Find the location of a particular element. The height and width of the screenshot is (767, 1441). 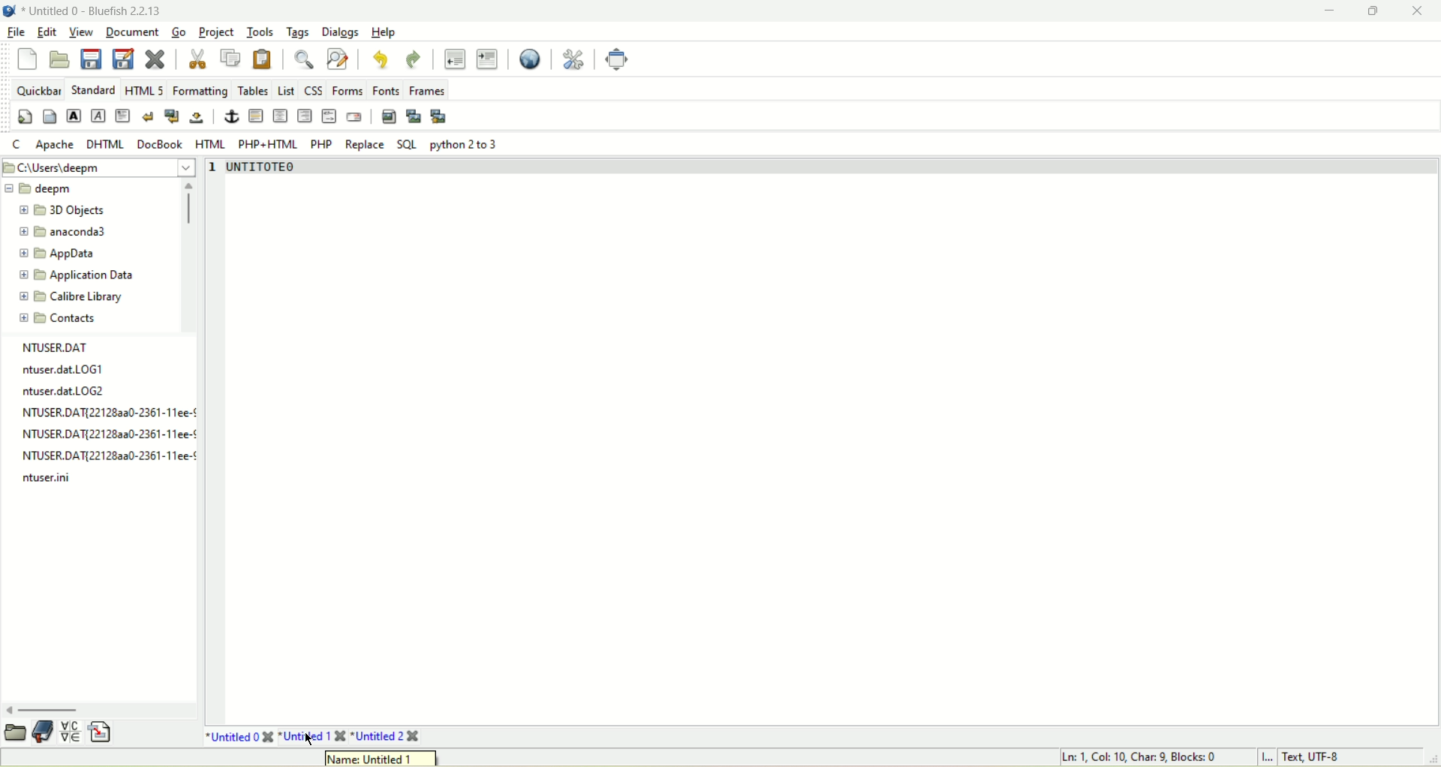

3D objects is located at coordinates (67, 208).